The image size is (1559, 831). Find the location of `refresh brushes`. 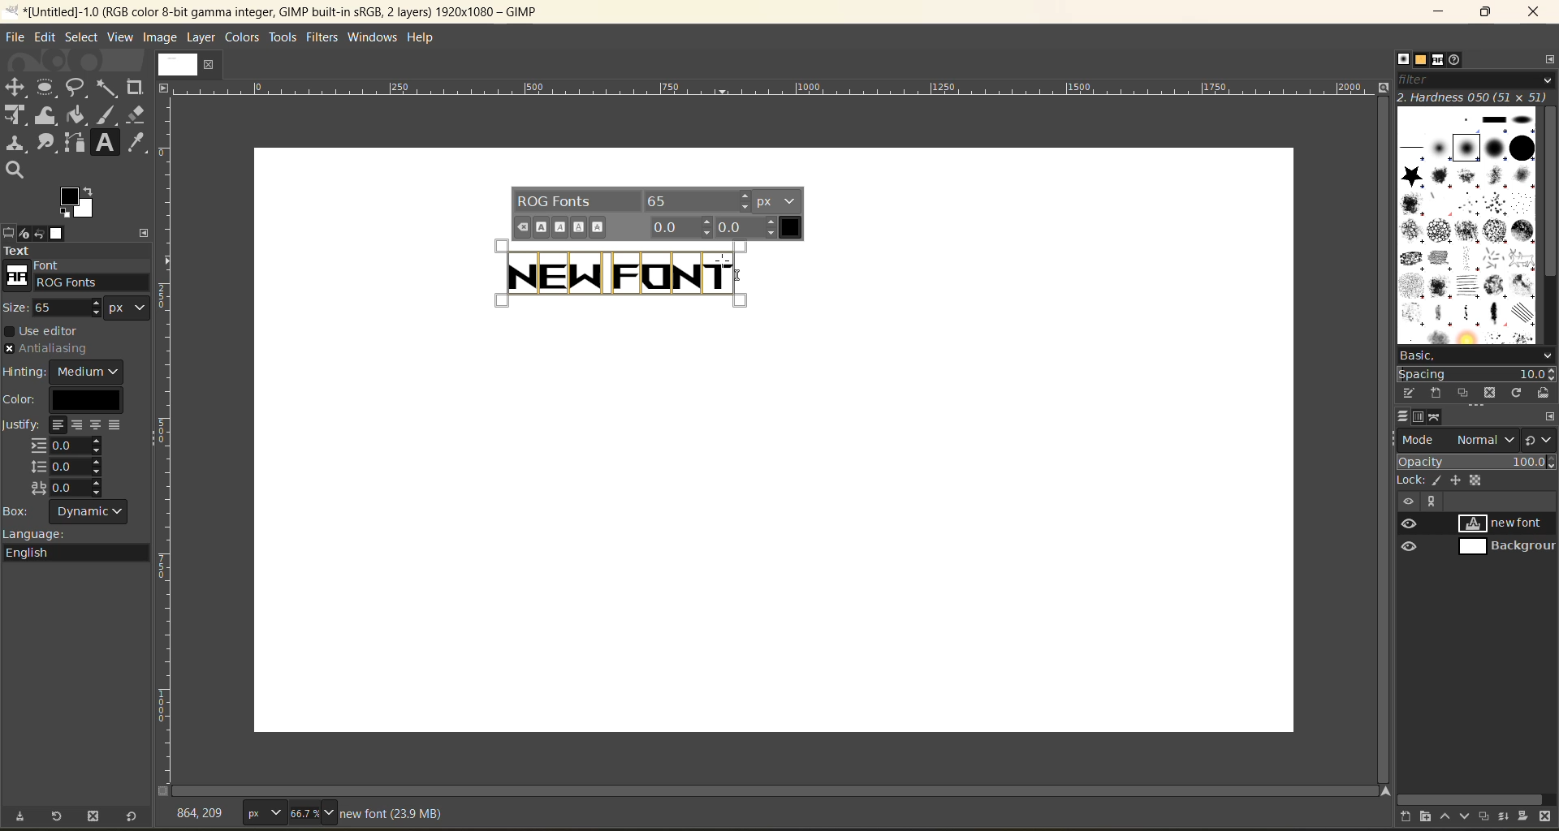

refresh brushes is located at coordinates (1519, 394).